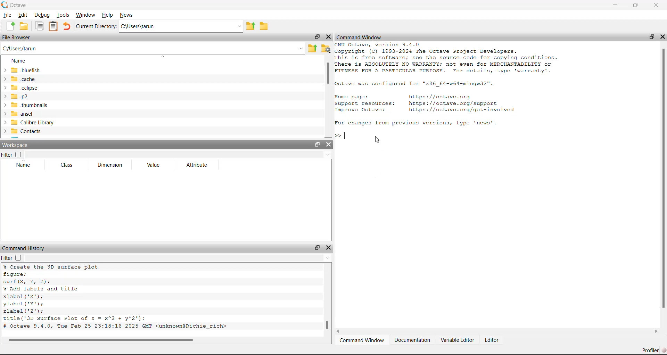  What do you see at coordinates (163, 340) in the screenshot?
I see `Scroll` at bounding box center [163, 340].